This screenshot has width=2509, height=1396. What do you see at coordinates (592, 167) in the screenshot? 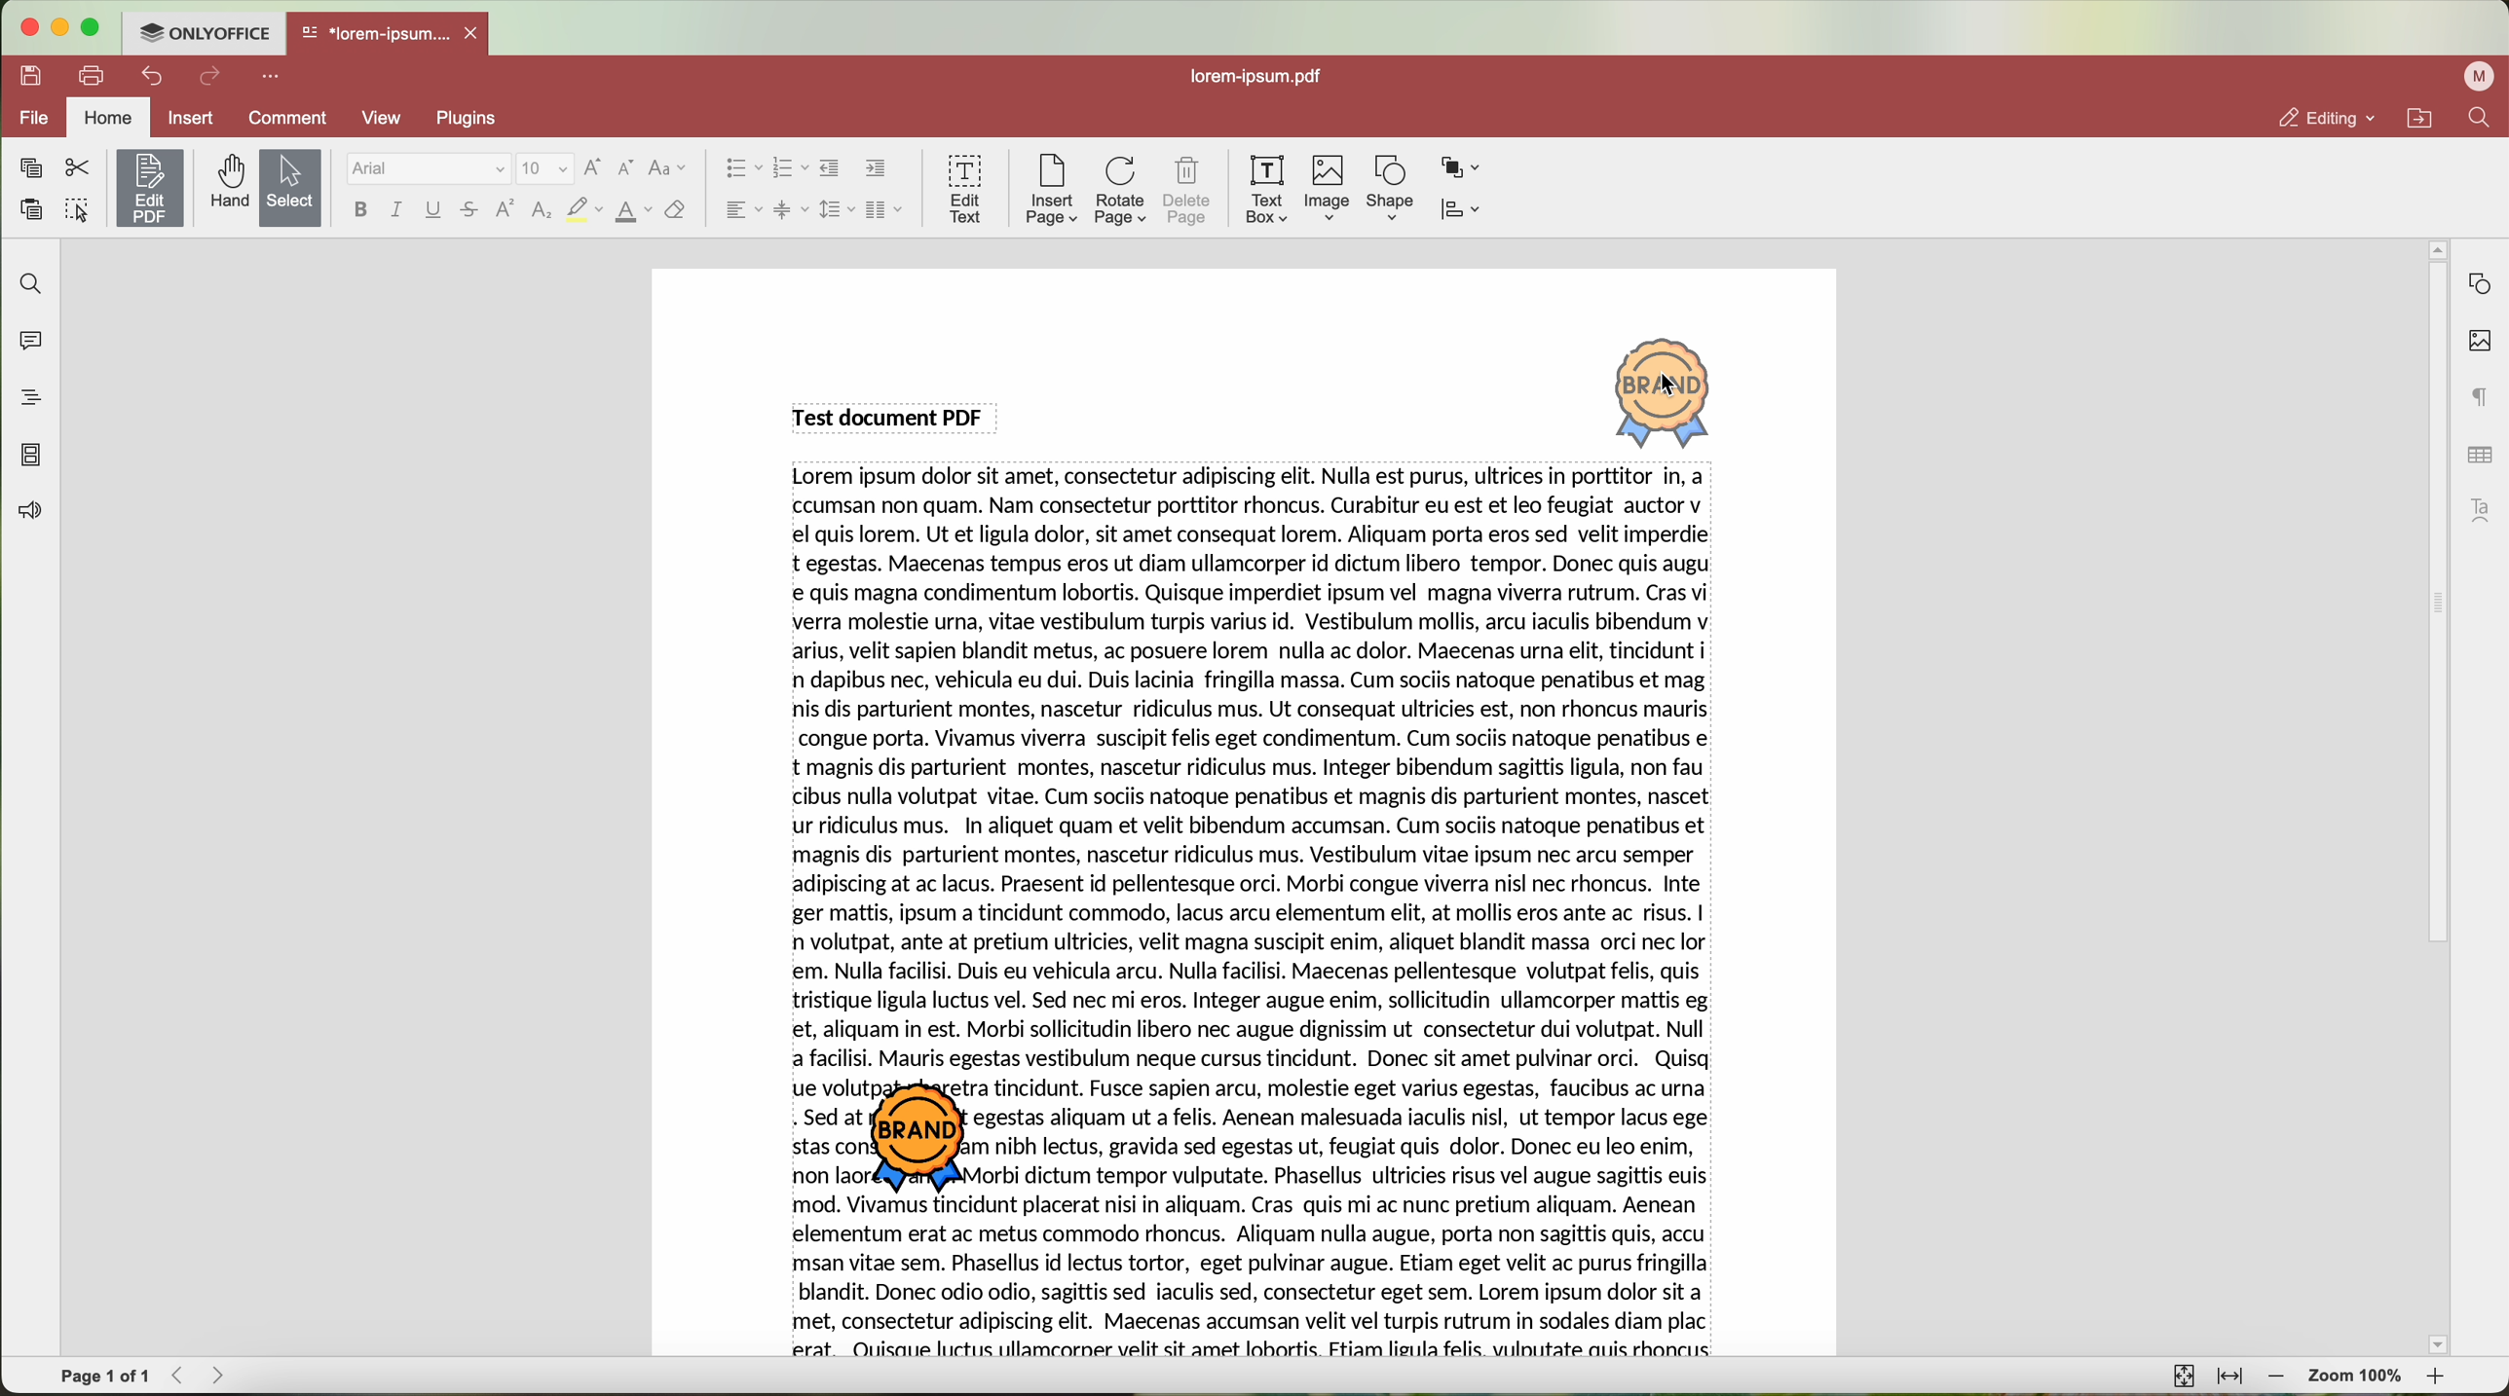
I see `increment font size` at bounding box center [592, 167].